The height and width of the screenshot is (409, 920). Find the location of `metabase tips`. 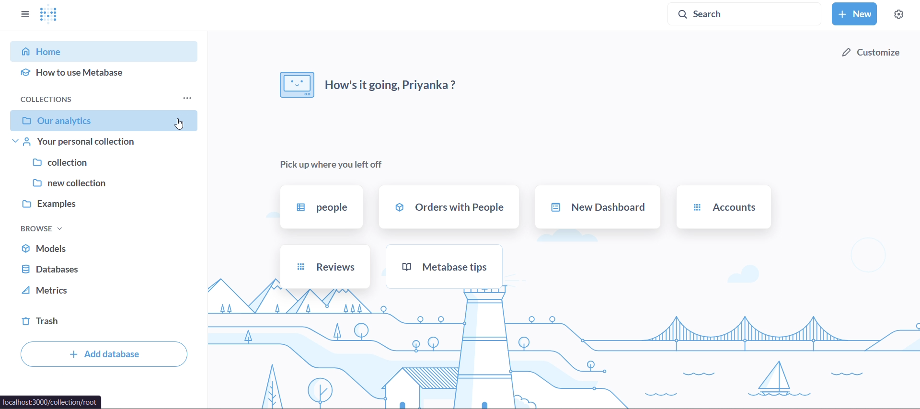

metabase tips is located at coordinates (444, 266).